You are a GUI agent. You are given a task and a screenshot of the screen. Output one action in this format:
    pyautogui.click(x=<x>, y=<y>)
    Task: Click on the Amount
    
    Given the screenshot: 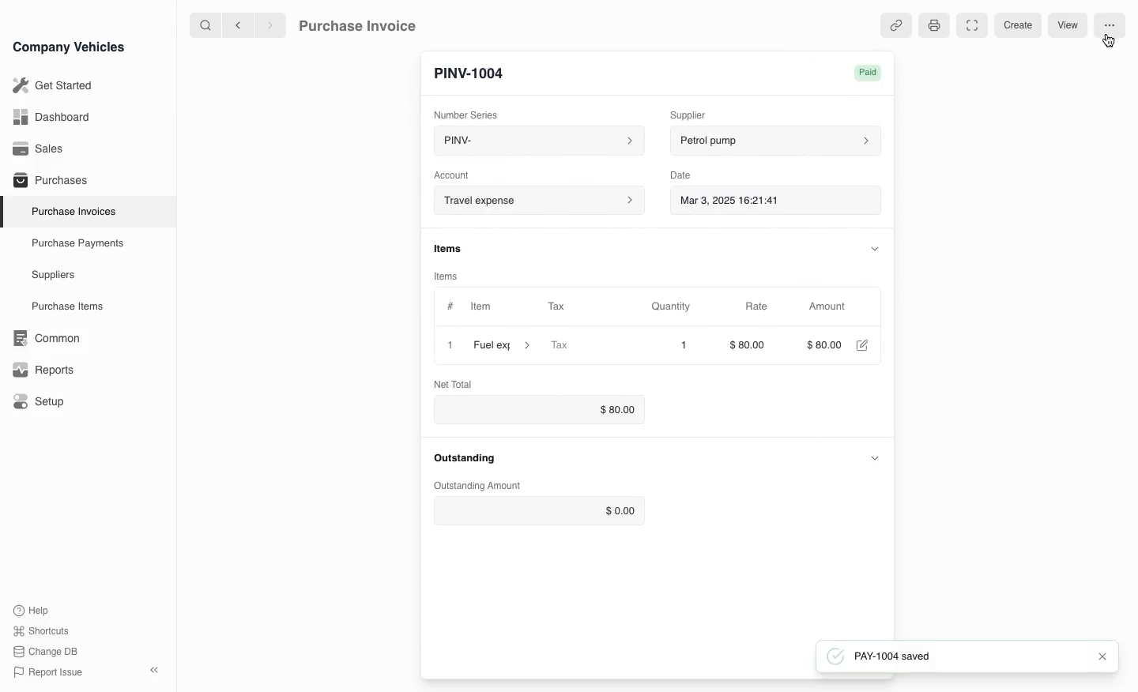 What is the action you would take?
    pyautogui.click(x=828, y=306)
    